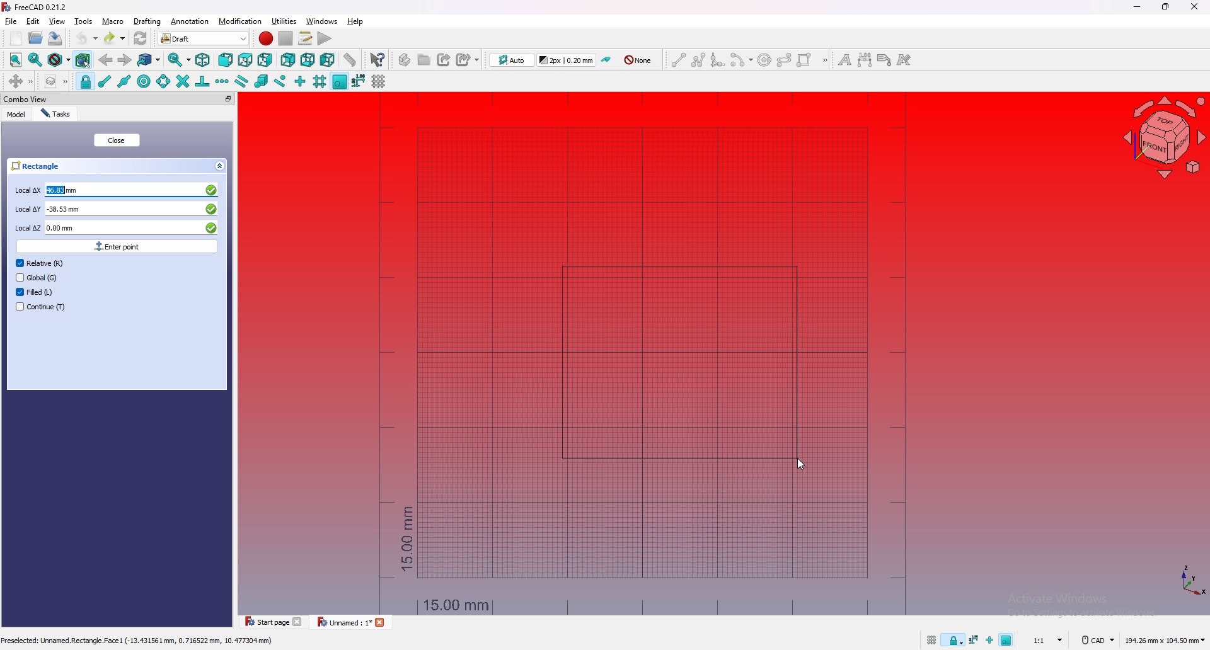 Image resolution: width=1210 pixels, height=650 pixels. Describe the element at coordinates (467, 59) in the screenshot. I see `create sub link` at that location.